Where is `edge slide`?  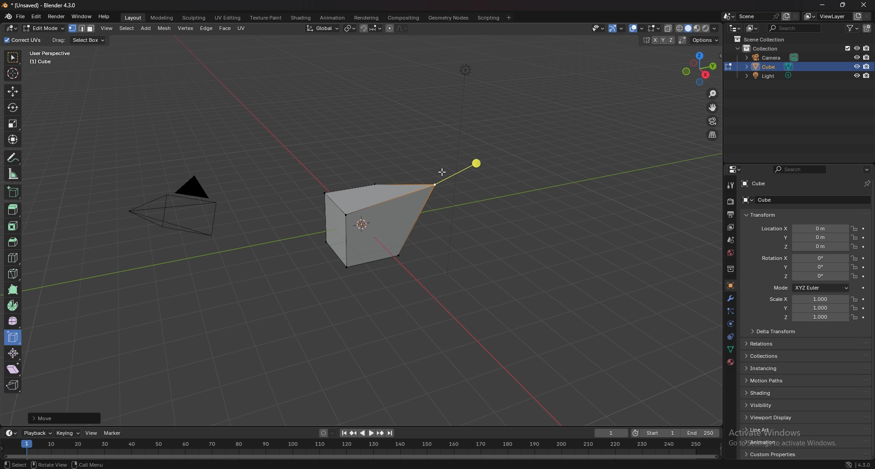
edge slide is located at coordinates (13, 336).